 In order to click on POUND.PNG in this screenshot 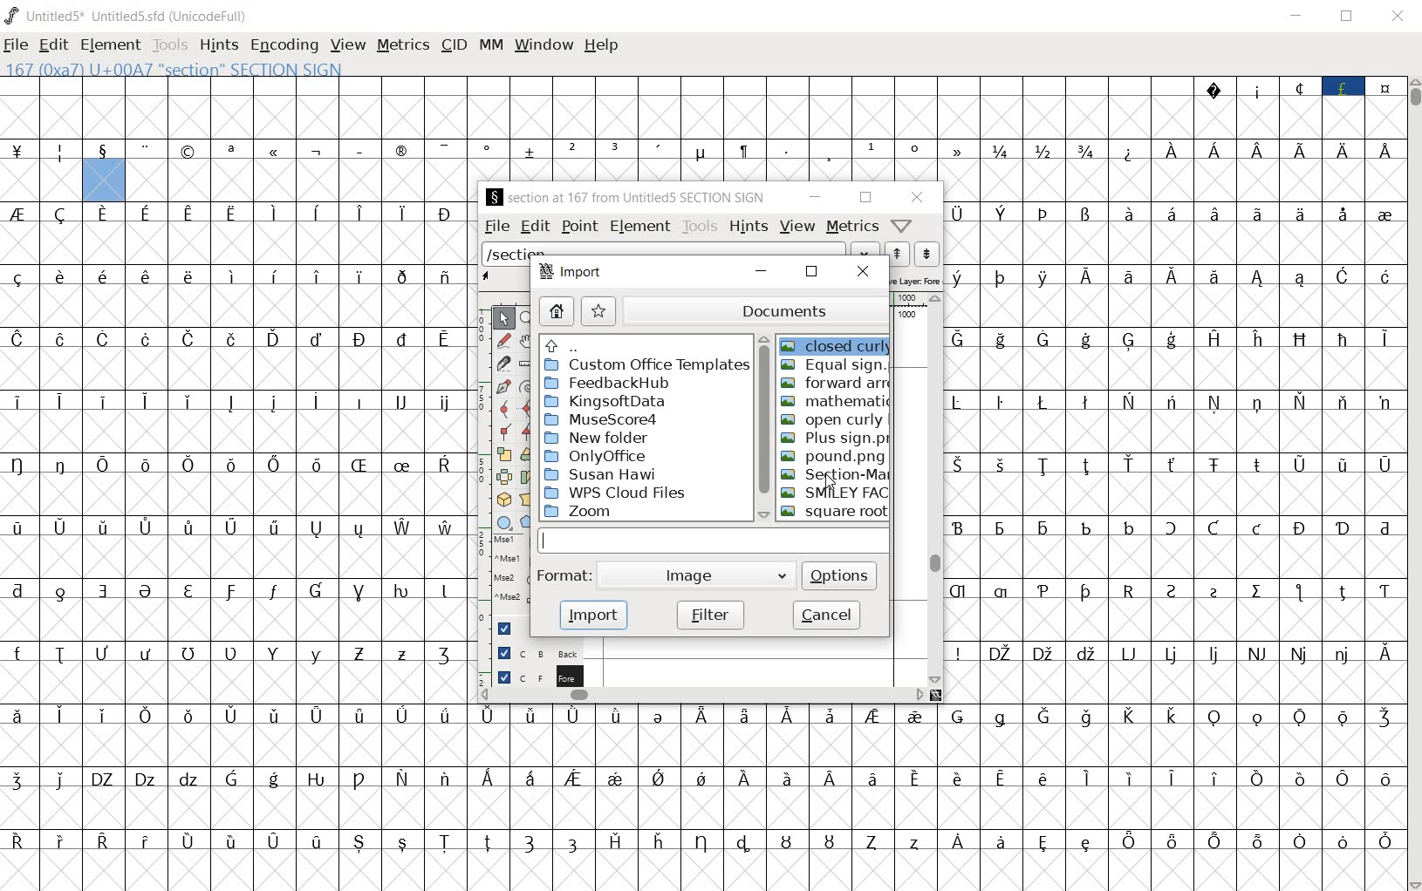, I will do `click(833, 458)`.